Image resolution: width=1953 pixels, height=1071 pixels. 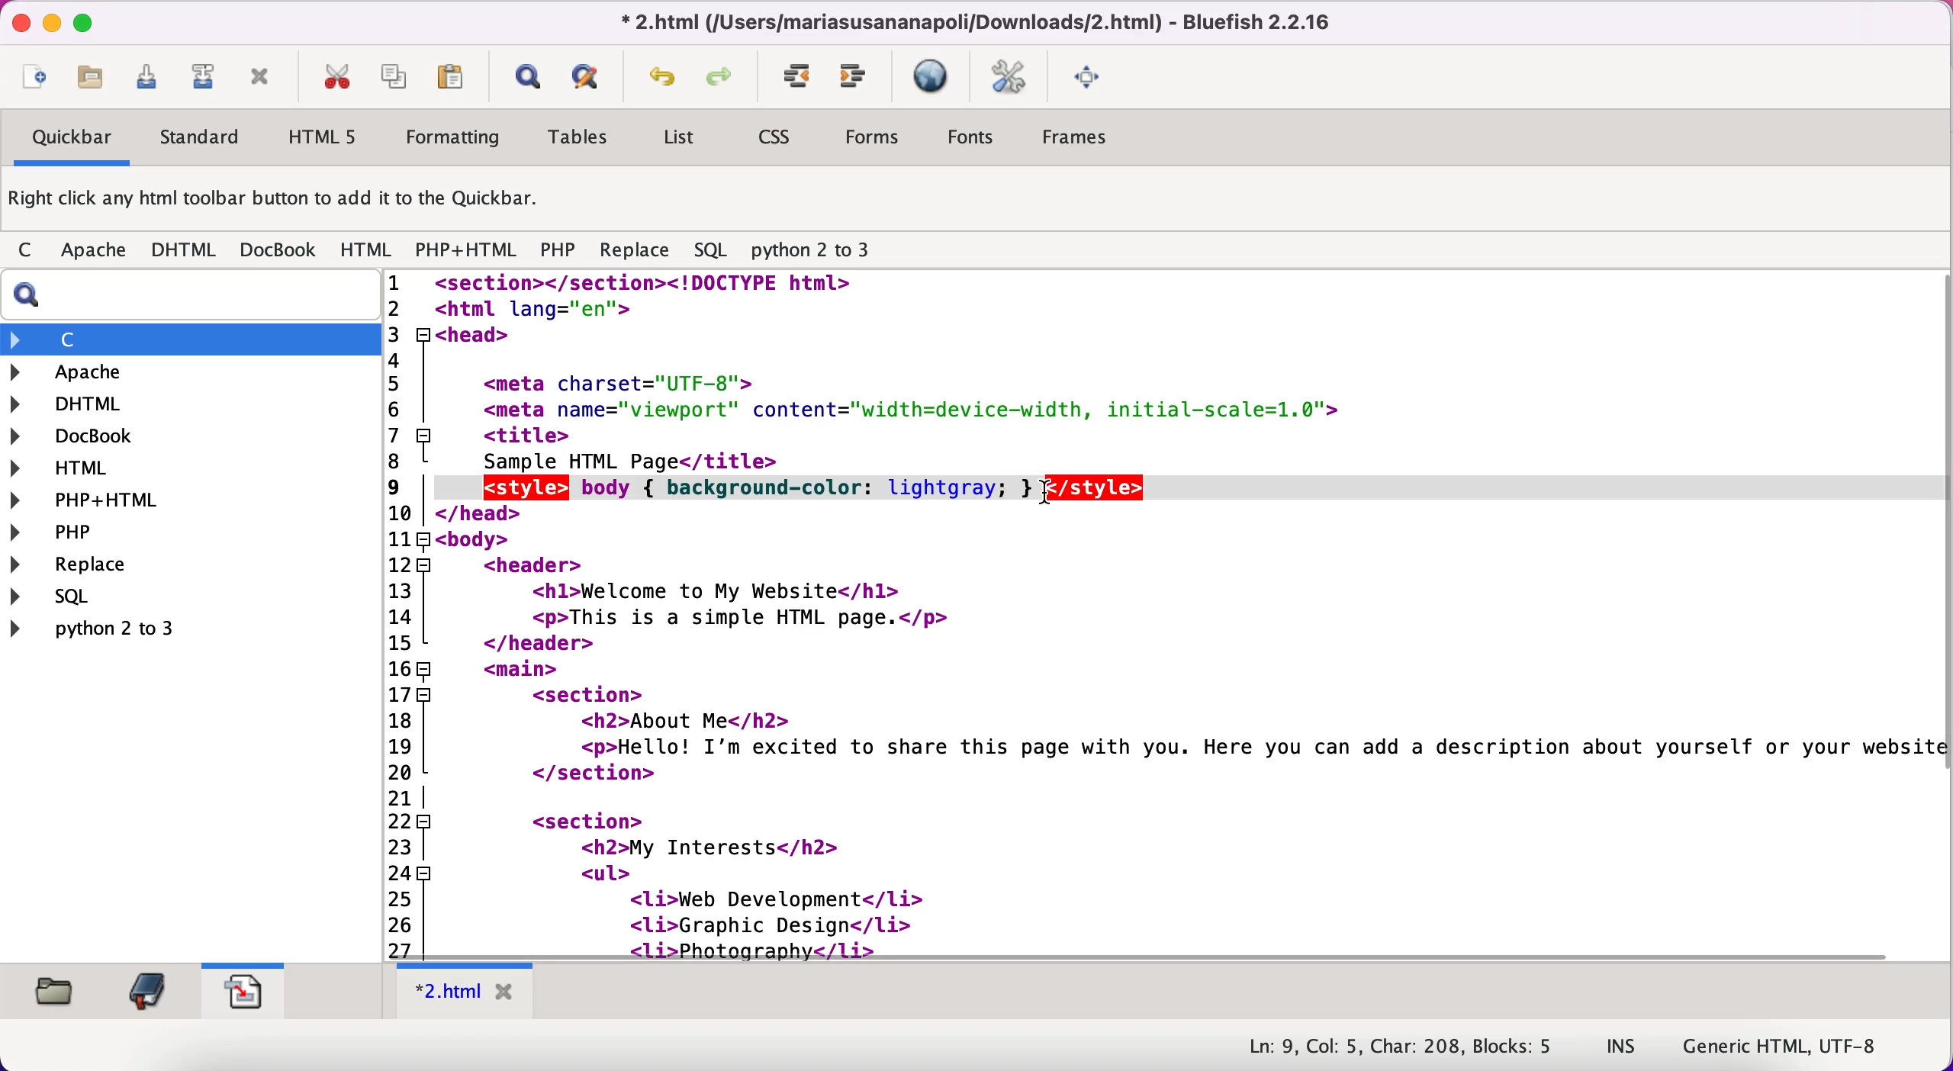 I want to click on python 2 to 3, so click(x=111, y=628).